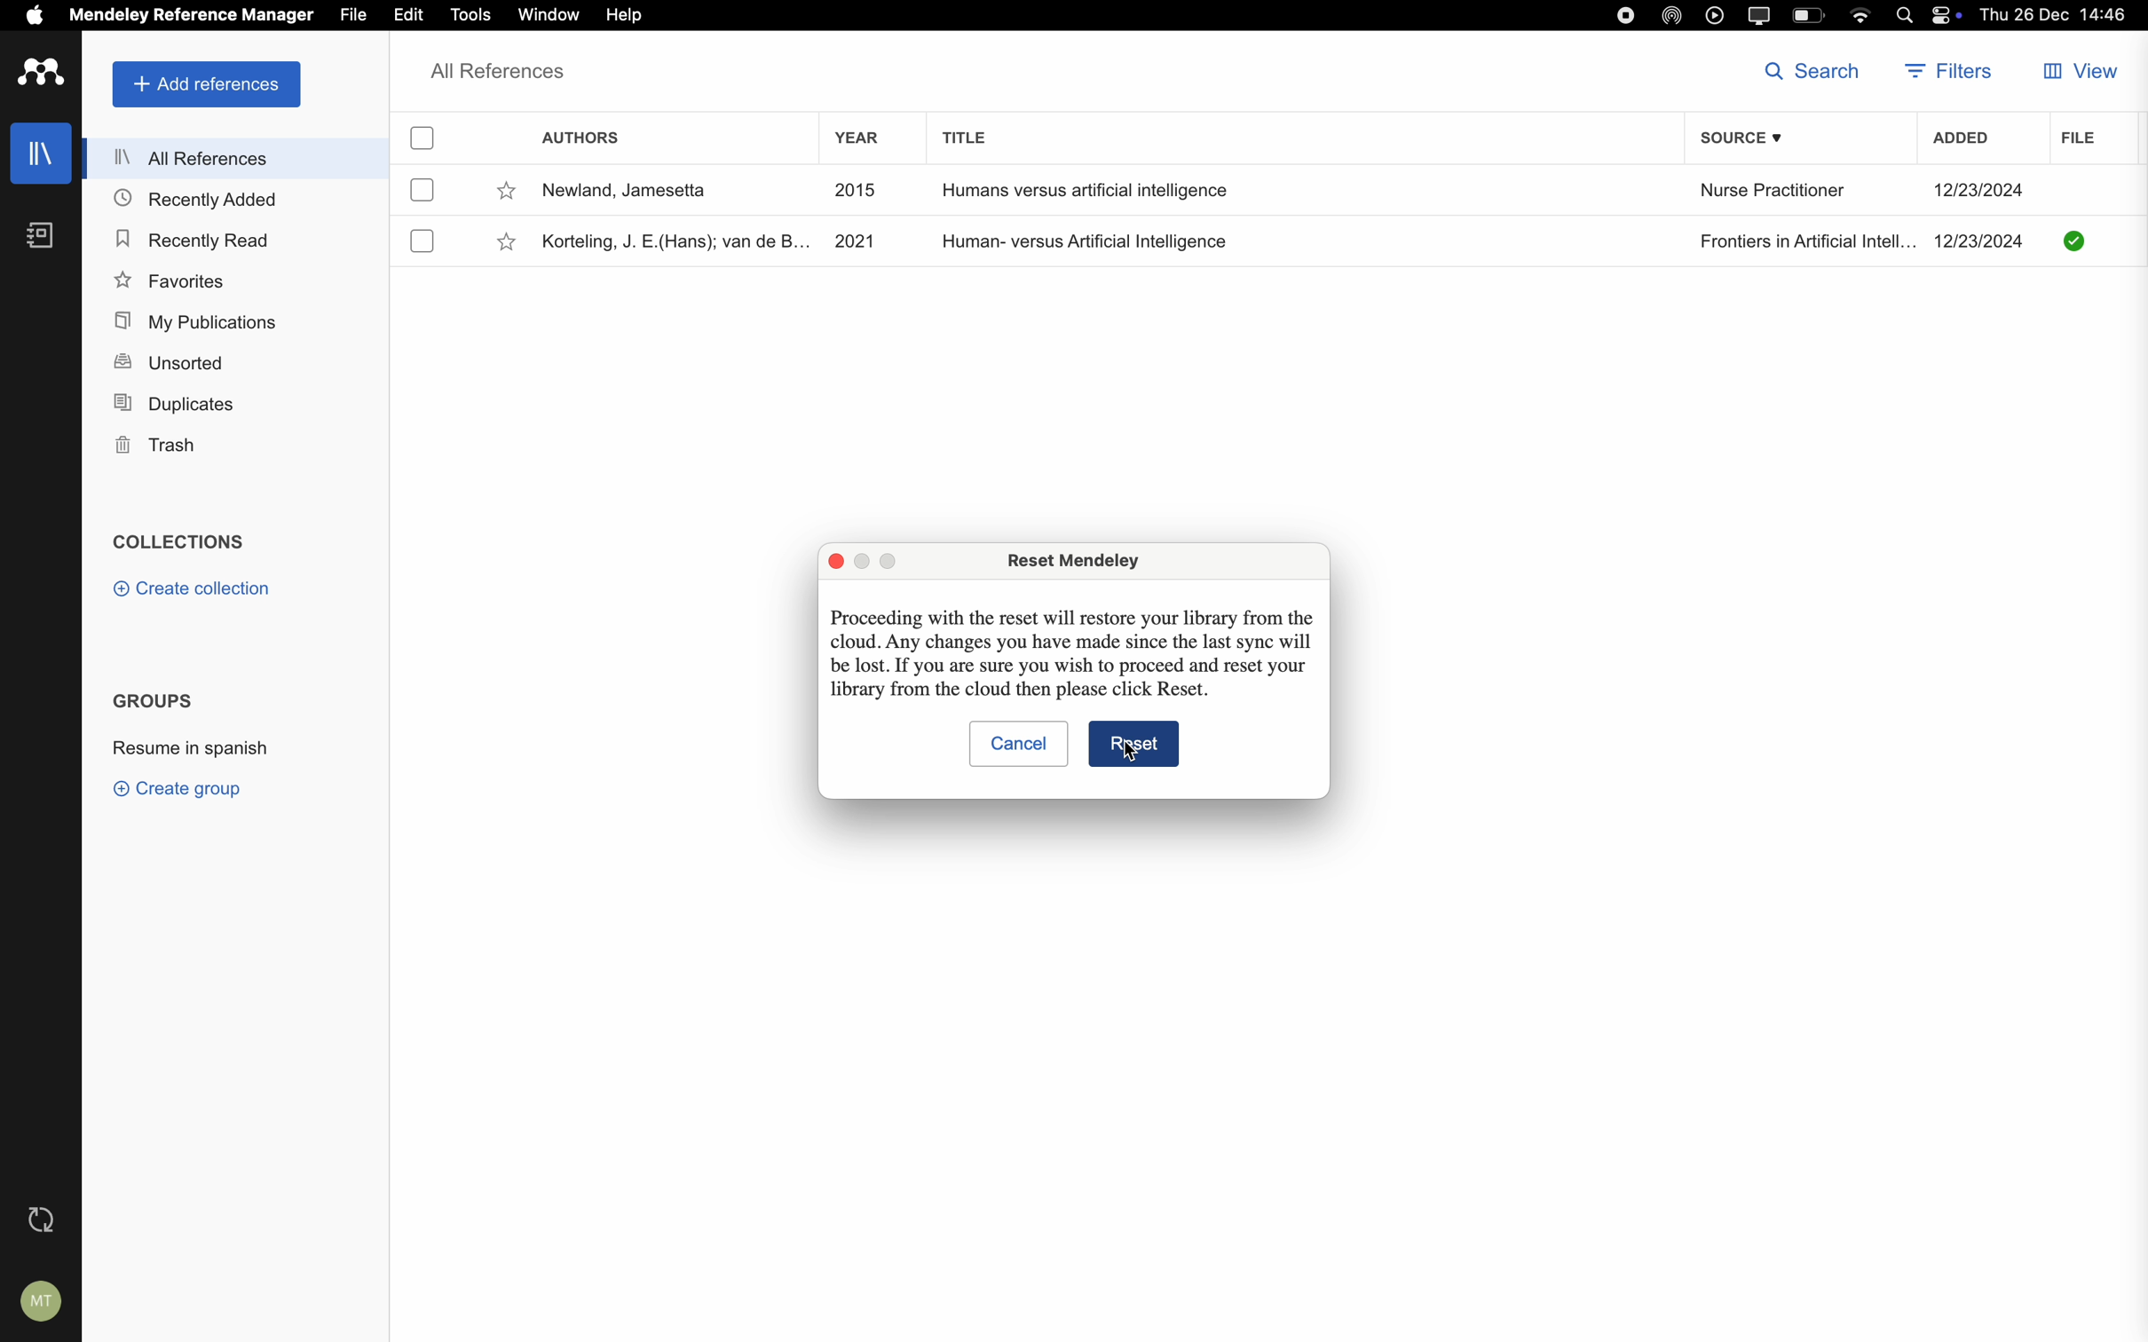 This screenshot has height=1342, width=2148. I want to click on cancel, so click(1019, 743).